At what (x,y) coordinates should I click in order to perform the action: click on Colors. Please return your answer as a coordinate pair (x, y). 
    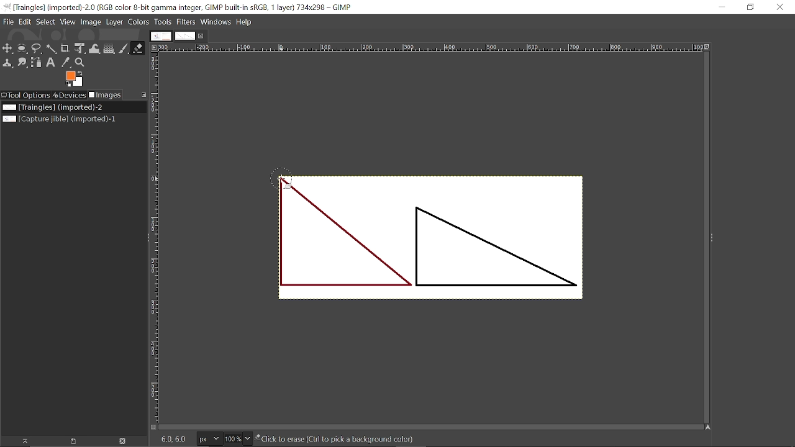
    Looking at the image, I should click on (138, 22).